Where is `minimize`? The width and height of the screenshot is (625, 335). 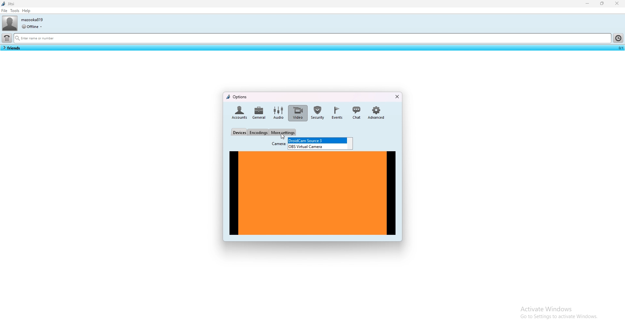 minimize is located at coordinates (588, 3).